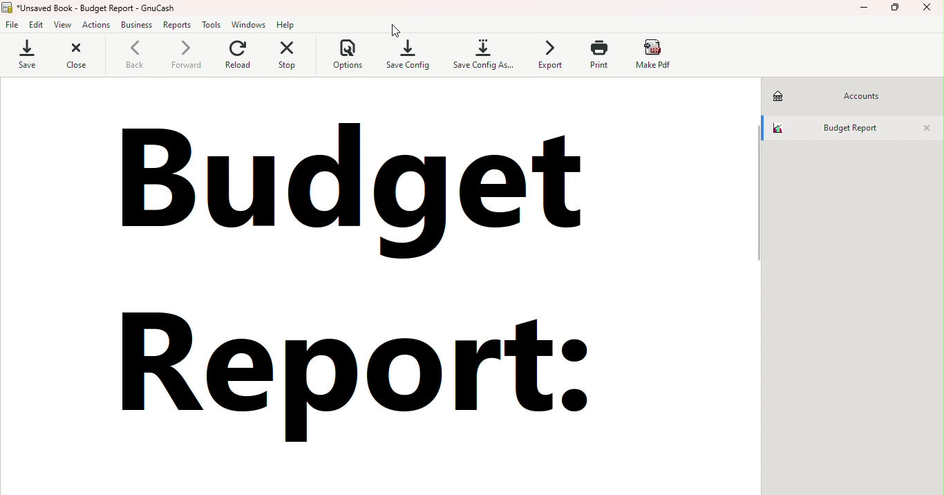  Describe the element at coordinates (547, 56) in the screenshot. I see `Export` at that location.